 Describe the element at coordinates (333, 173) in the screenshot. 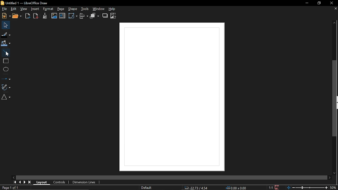

I see `Move down` at that location.